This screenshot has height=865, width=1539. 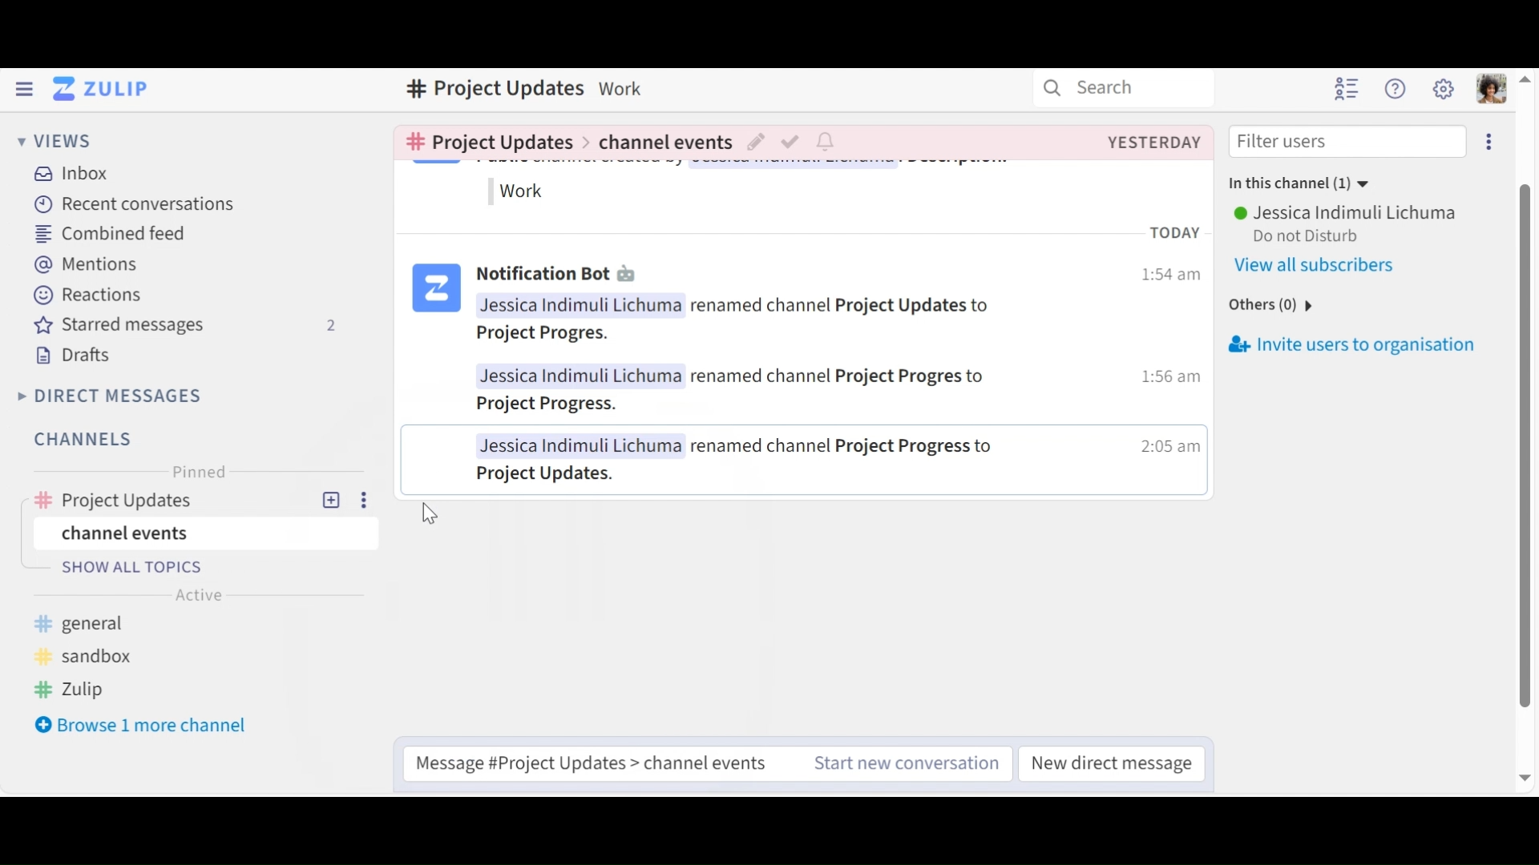 What do you see at coordinates (793, 144) in the screenshot?
I see `Mark as resolved` at bounding box center [793, 144].